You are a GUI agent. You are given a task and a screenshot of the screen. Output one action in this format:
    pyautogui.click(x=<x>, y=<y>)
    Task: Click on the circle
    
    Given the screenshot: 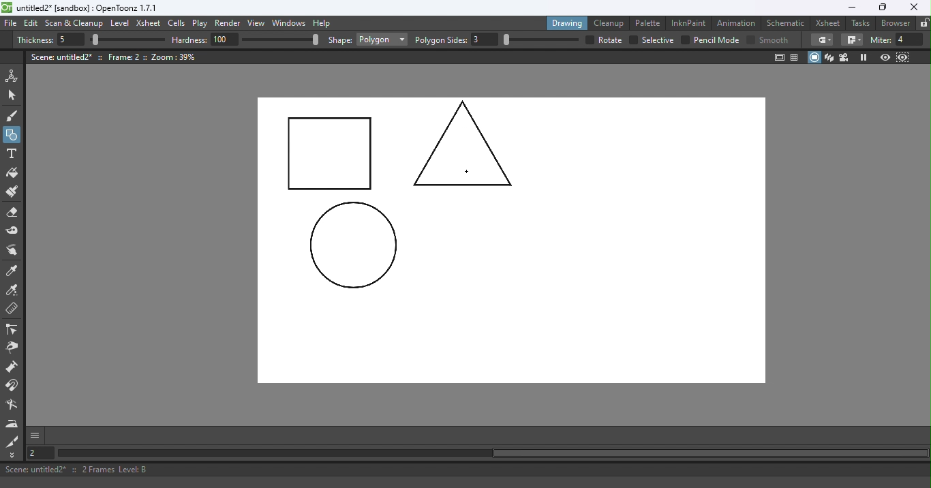 What is the action you would take?
    pyautogui.click(x=353, y=246)
    